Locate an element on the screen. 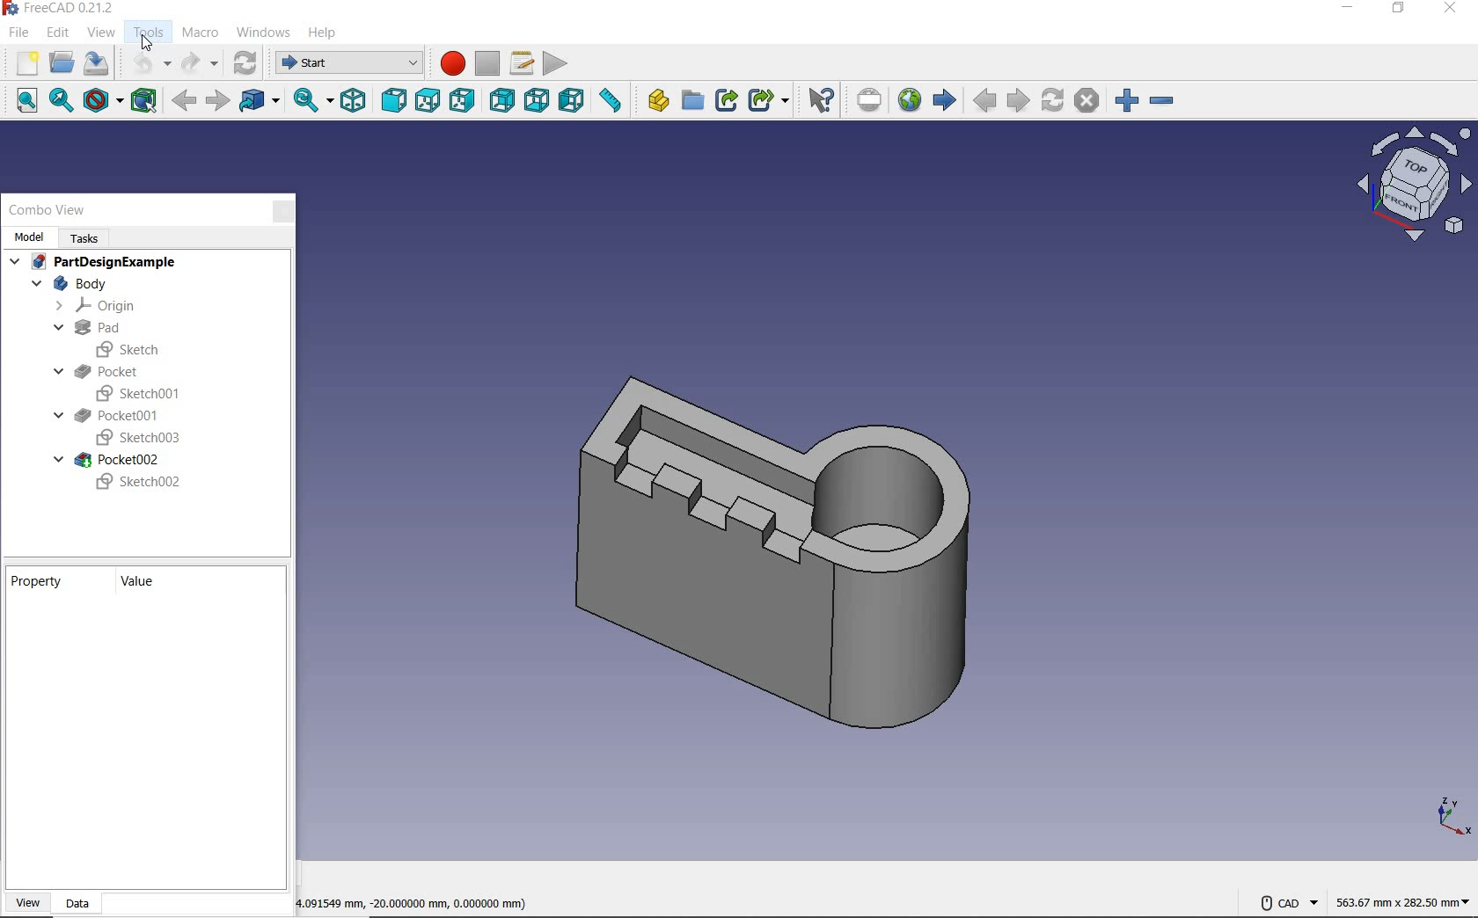 This screenshot has height=918, width=1478. Cursor is located at coordinates (147, 40).